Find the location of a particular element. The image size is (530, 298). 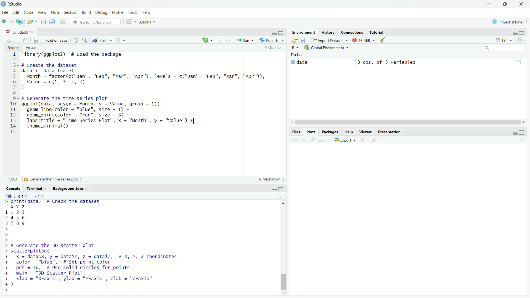

knit on save is located at coordinates (55, 40).